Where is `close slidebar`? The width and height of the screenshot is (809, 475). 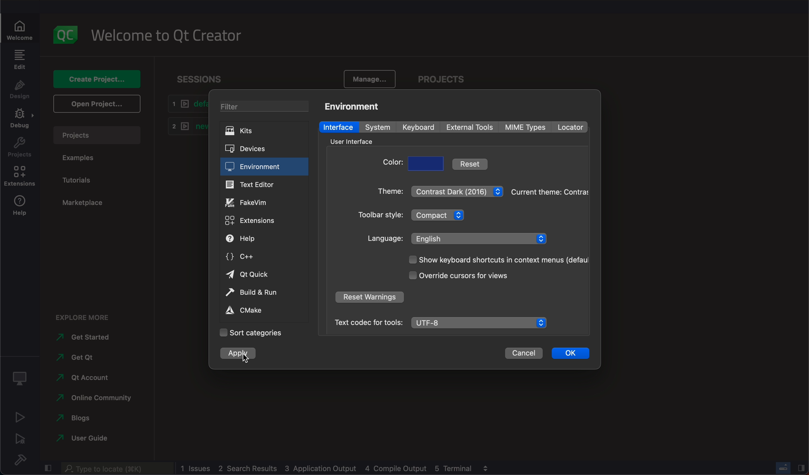 close slidebar is located at coordinates (48, 467).